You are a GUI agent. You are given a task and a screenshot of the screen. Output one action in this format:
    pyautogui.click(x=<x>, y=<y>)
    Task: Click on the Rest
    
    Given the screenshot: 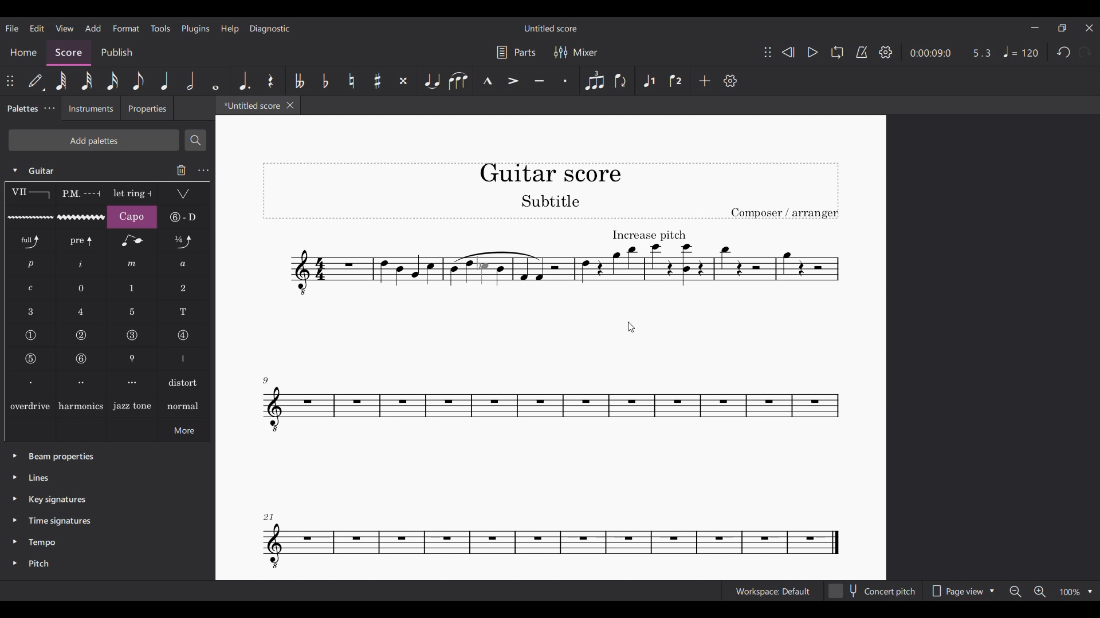 What is the action you would take?
    pyautogui.click(x=271, y=81)
    